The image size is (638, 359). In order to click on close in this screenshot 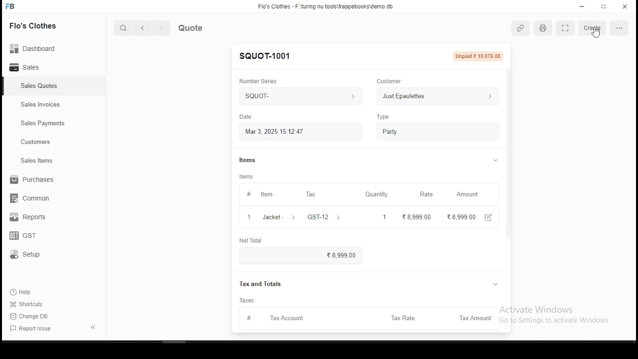, I will do `click(625, 6)`.